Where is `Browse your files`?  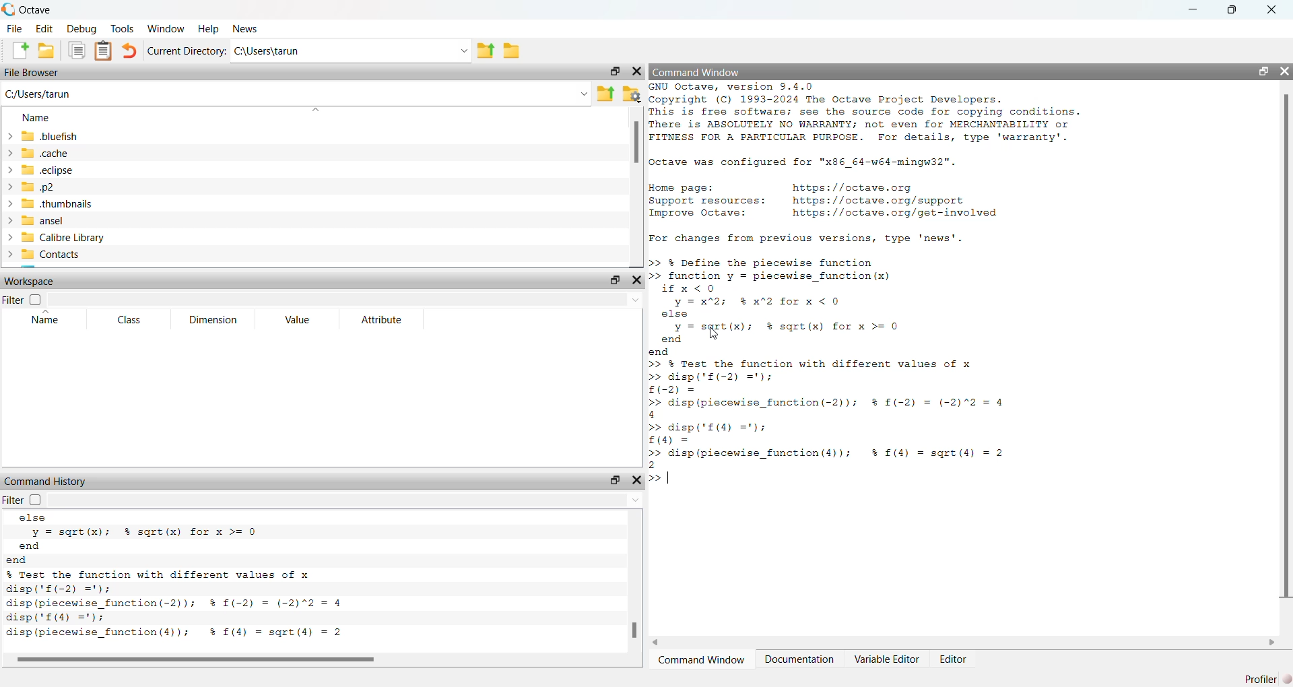
Browse your files is located at coordinates (630, 93).